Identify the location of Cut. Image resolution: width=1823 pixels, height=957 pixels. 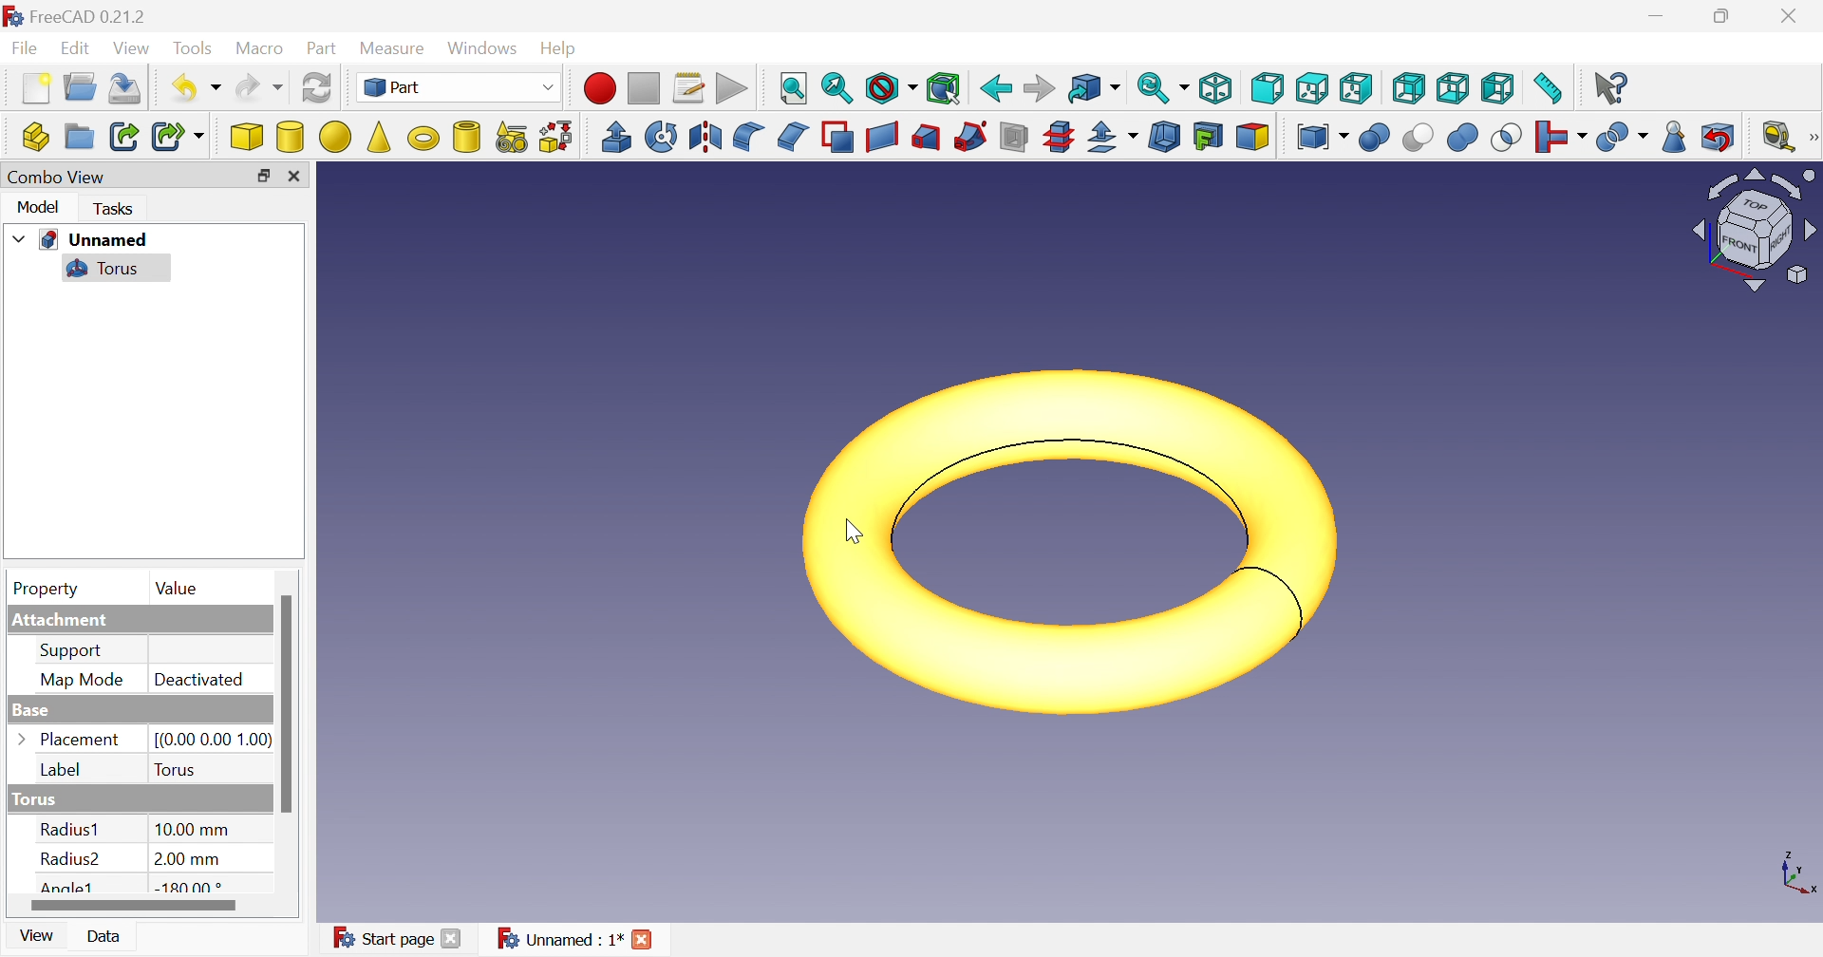
(1419, 141).